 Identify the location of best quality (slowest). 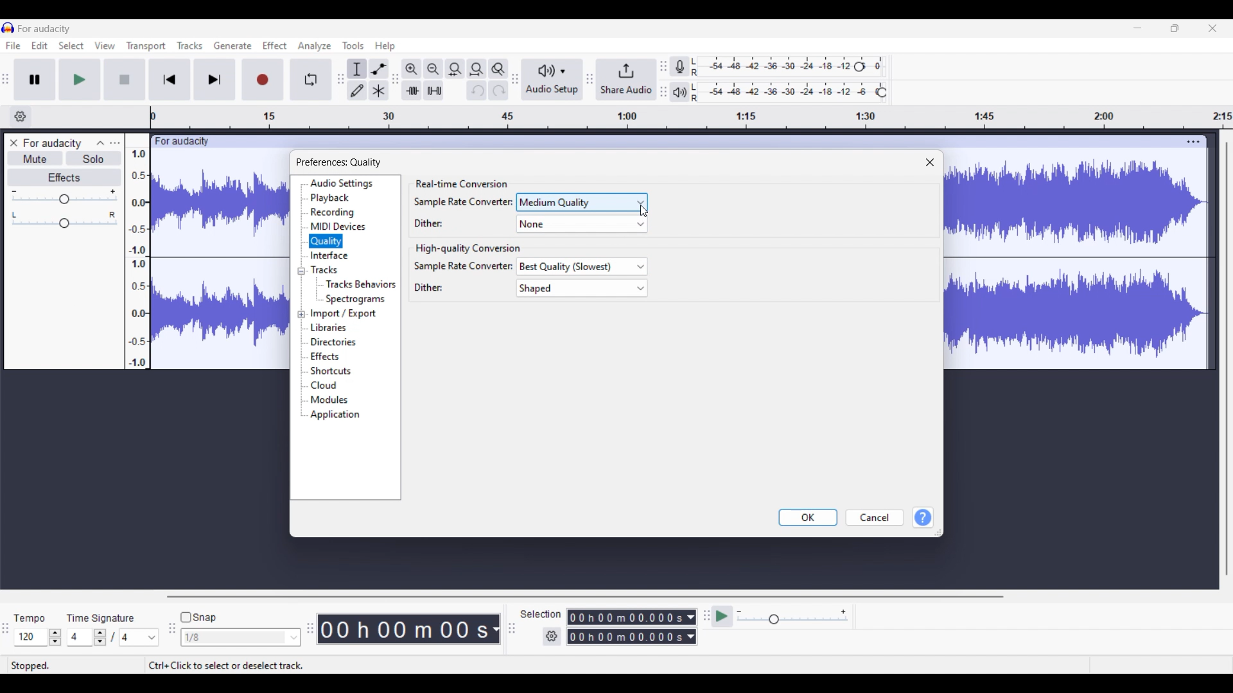
(584, 267).